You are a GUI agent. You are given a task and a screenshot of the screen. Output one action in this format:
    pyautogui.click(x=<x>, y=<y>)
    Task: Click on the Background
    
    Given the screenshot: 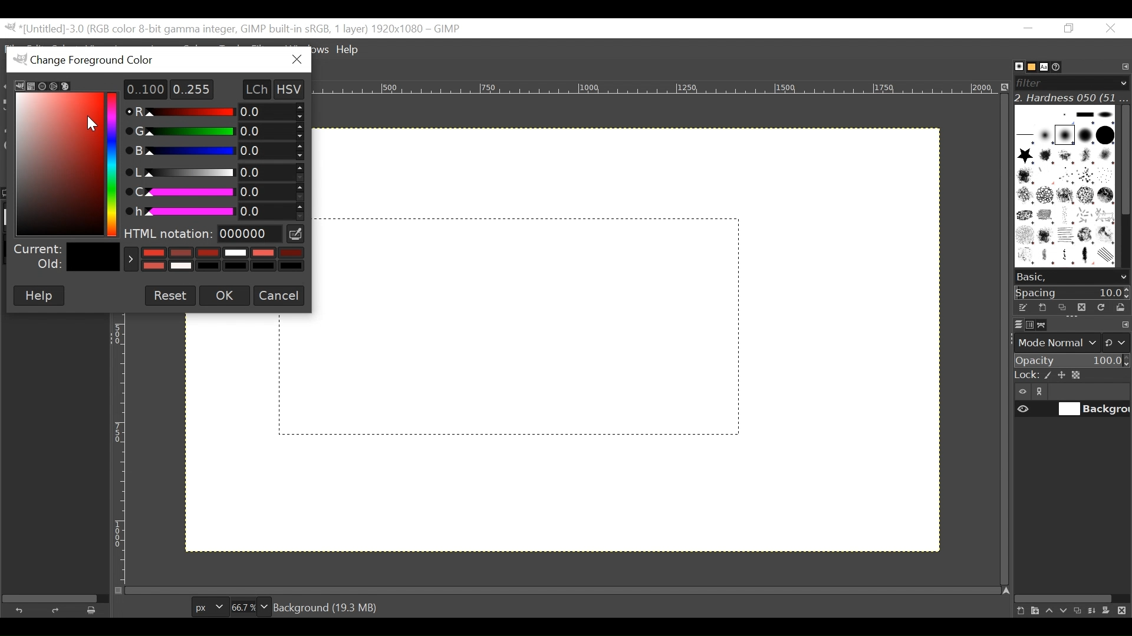 What is the action you would take?
    pyautogui.click(x=637, y=386)
    